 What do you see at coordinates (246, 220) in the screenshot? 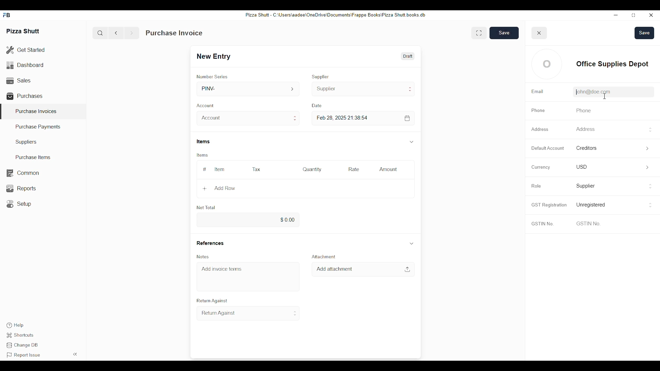
I see `0.00` at bounding box center [246, 220].